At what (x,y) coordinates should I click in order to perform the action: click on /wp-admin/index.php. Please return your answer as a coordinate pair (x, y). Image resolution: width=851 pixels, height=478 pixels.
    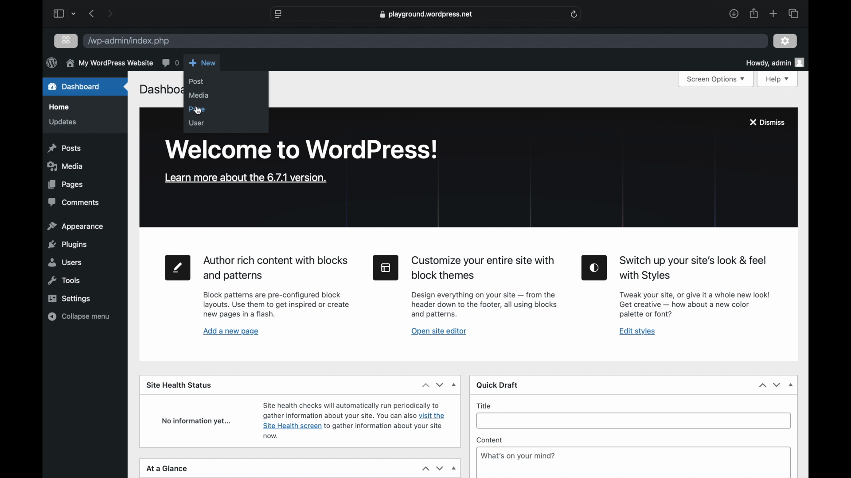
    Looking at the image, I should click on (131, 40).